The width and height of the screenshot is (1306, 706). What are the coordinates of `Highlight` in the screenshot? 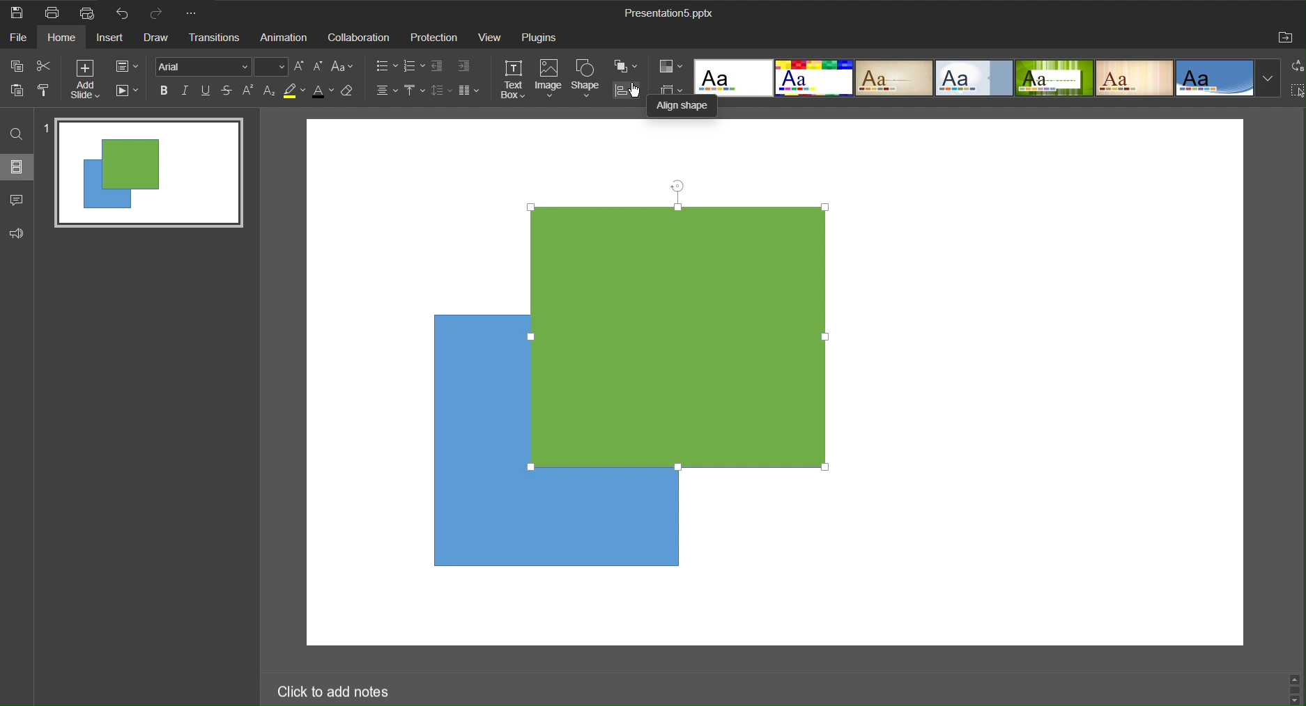 It's located at (295, 93).